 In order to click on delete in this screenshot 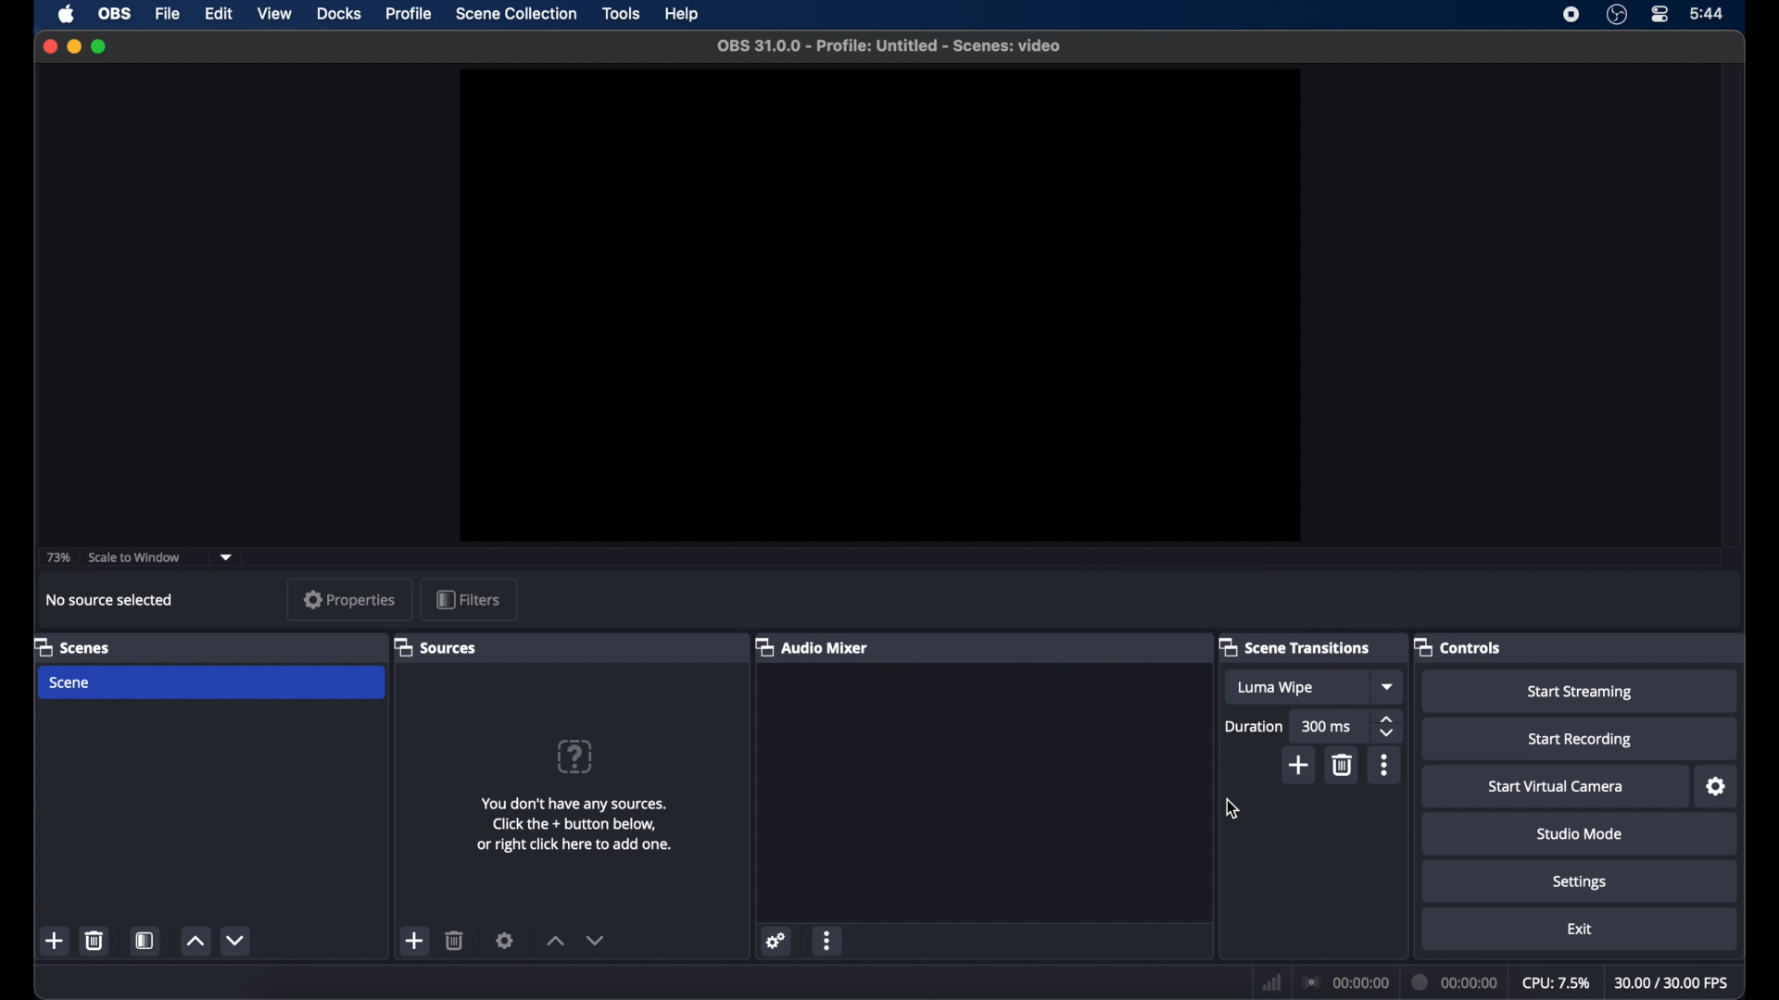, I will do `click(95, 942)`.